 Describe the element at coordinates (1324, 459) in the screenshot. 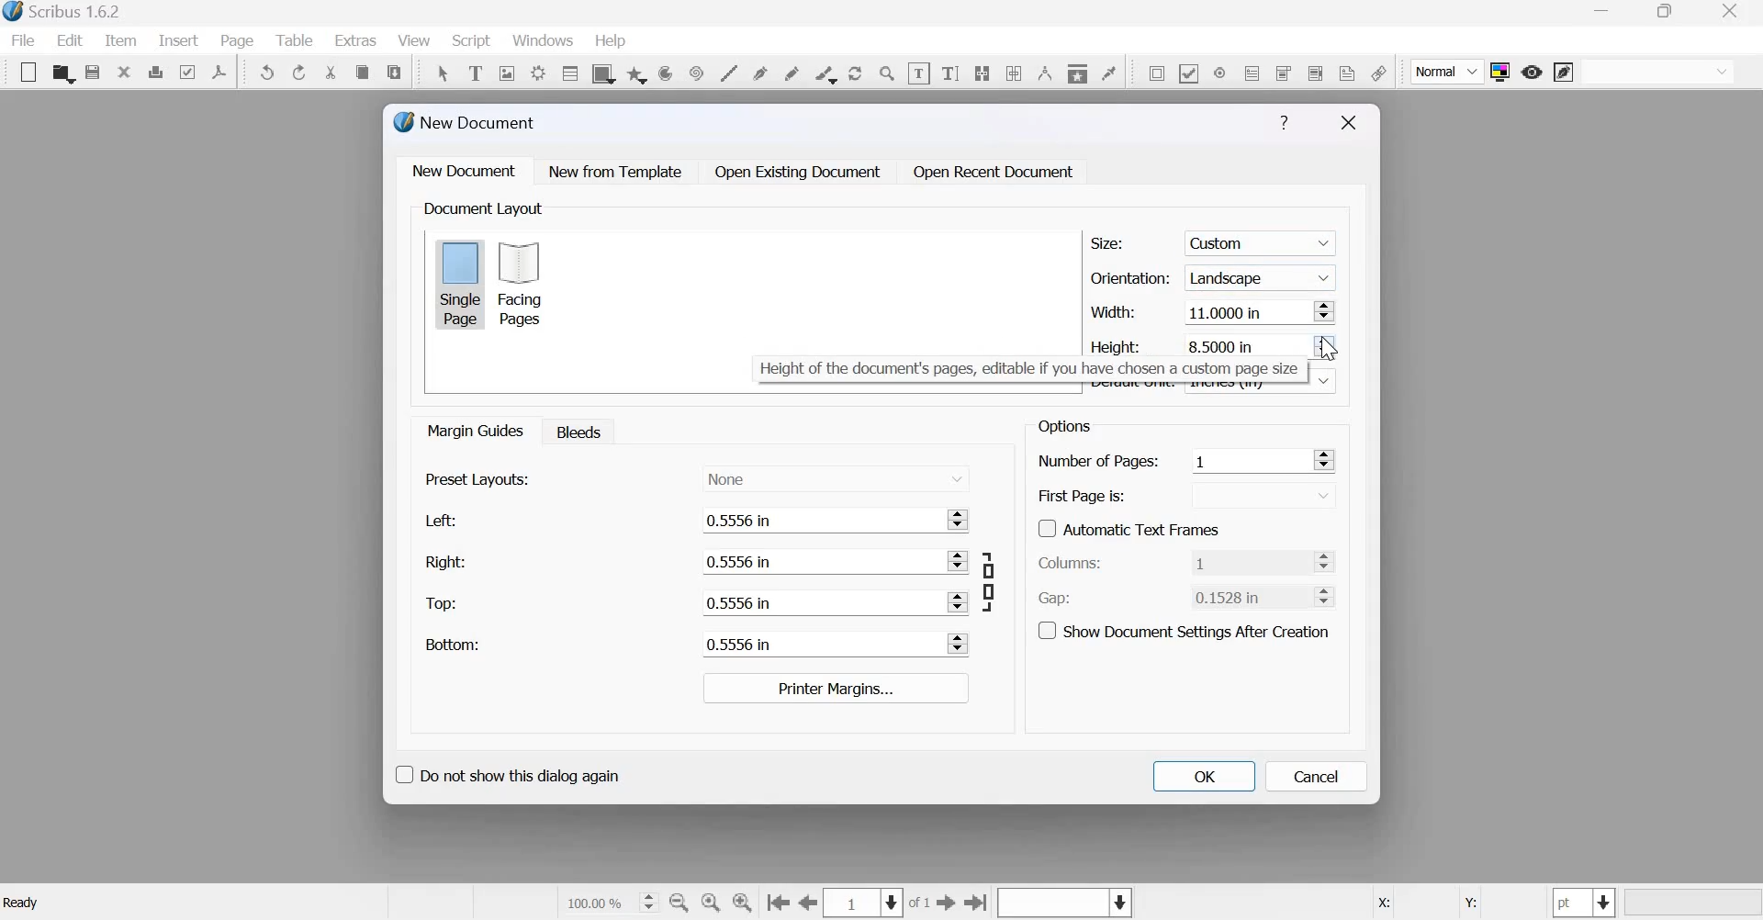

I see `Increase and Decrease` at that location.